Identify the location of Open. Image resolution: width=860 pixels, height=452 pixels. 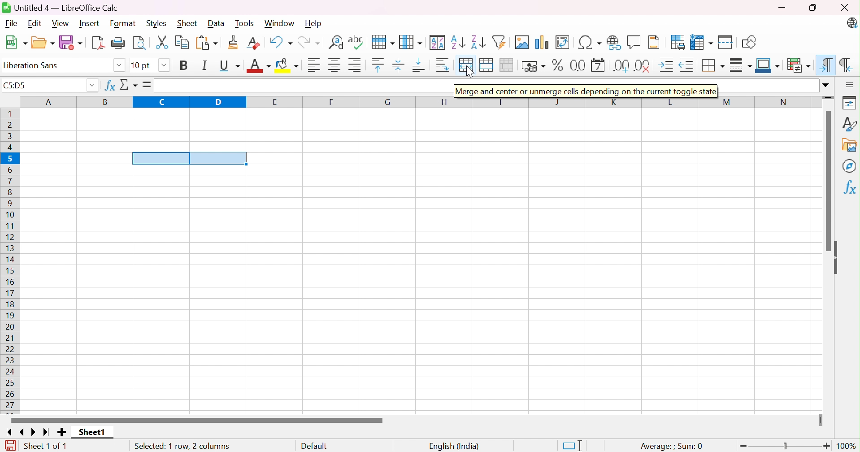
(43, 42).